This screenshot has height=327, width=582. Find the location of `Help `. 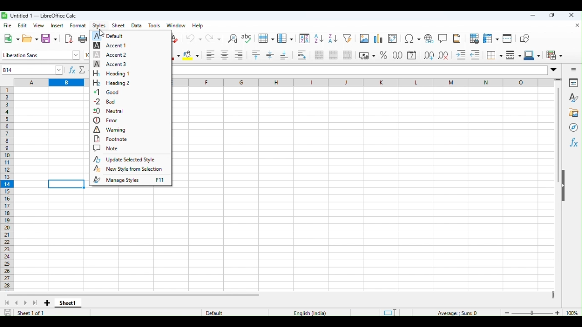

Help  is located at coordinates (197, 25).